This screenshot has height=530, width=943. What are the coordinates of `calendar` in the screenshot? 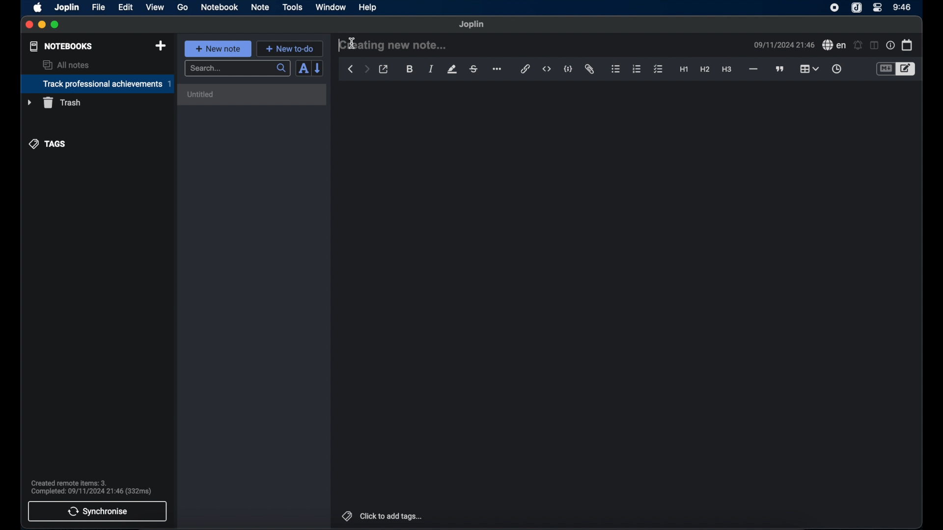 It's located at (907, 45).